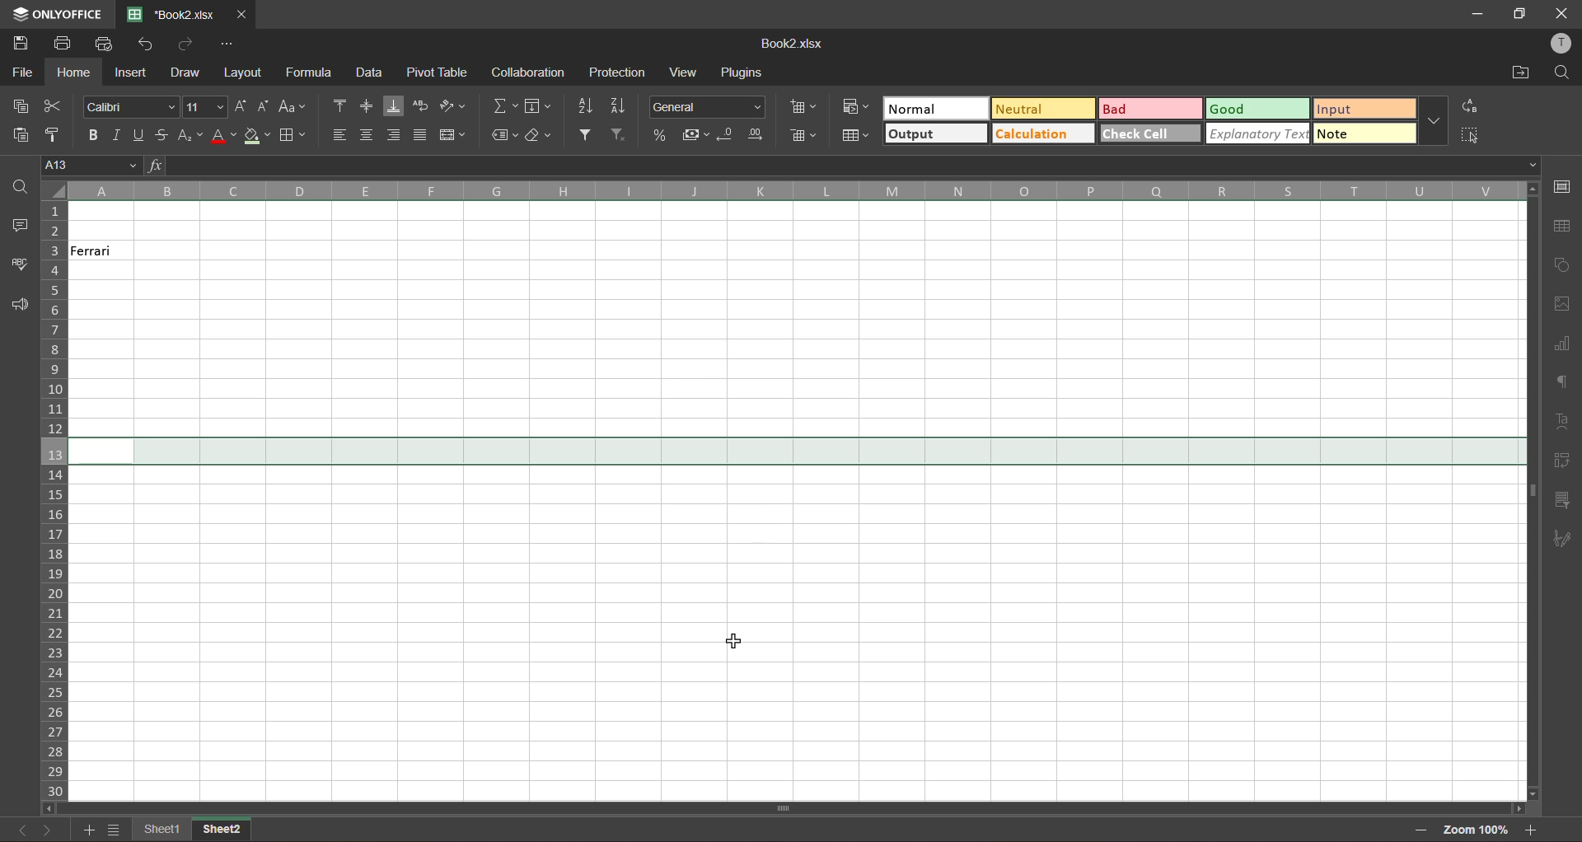  Describe the element at coordinates (47, 830) in the screenshot. I see `next` at that location.